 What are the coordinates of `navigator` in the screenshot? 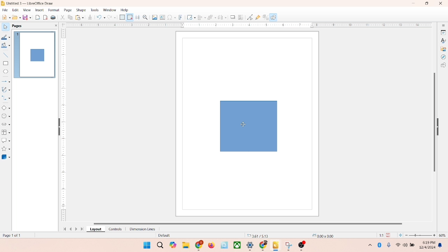 It's located at (443, 57).